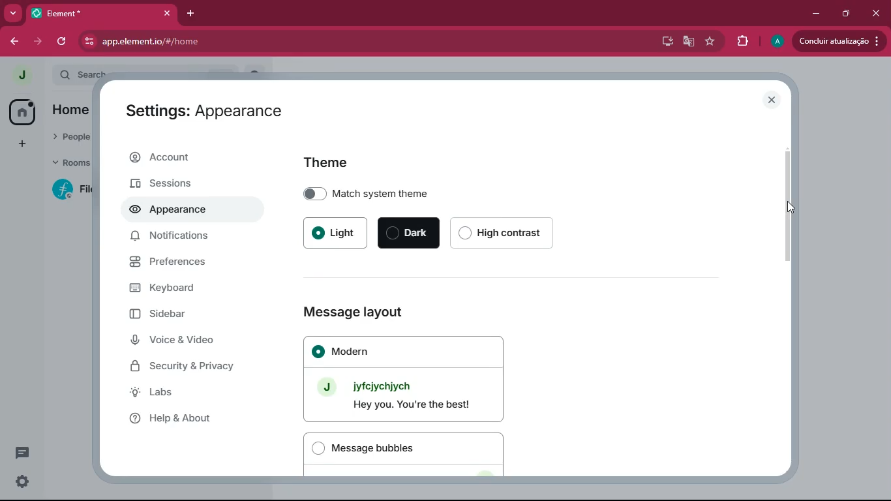  What do you see at coordinates (91, 14) in the screenshot?
I see `Element*` at bounding box center [91, 14].